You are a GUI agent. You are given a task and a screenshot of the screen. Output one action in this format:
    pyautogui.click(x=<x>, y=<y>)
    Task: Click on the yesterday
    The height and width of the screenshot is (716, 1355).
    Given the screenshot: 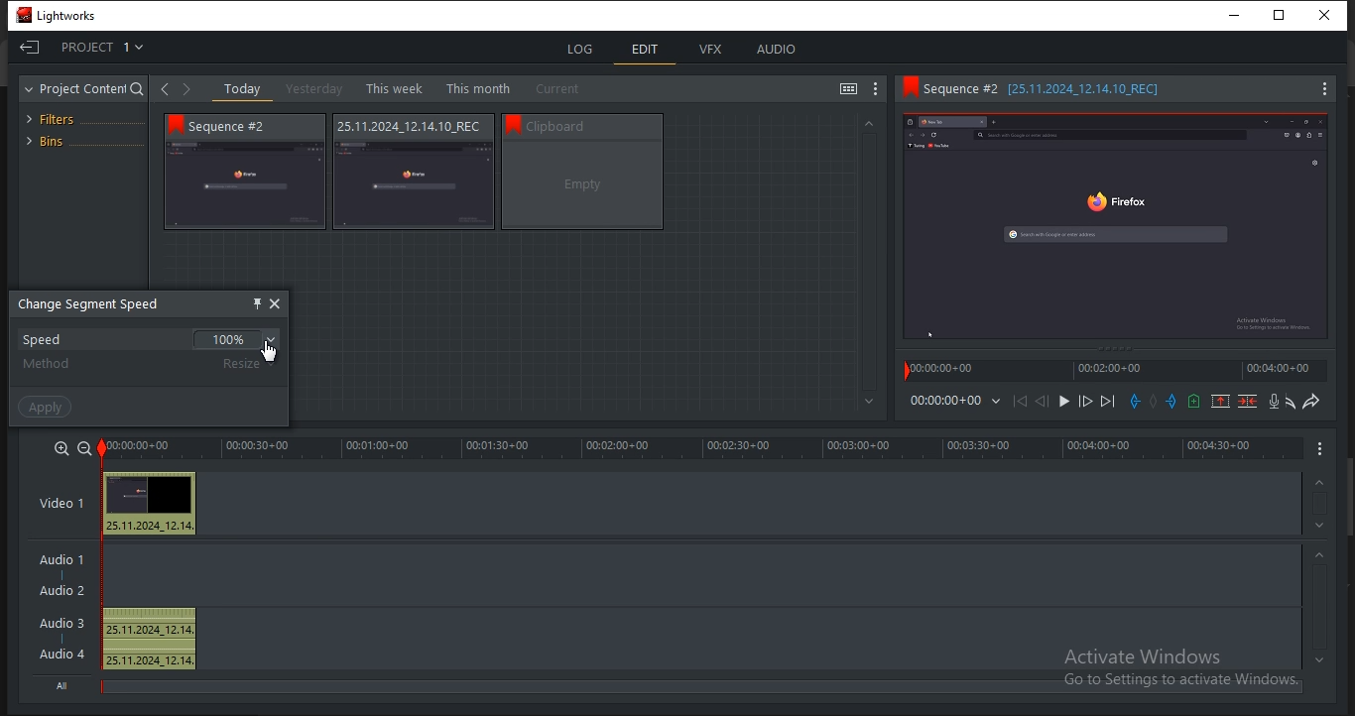 What is the action you would take?
    pyautogui.click(x=313, y=88)
    